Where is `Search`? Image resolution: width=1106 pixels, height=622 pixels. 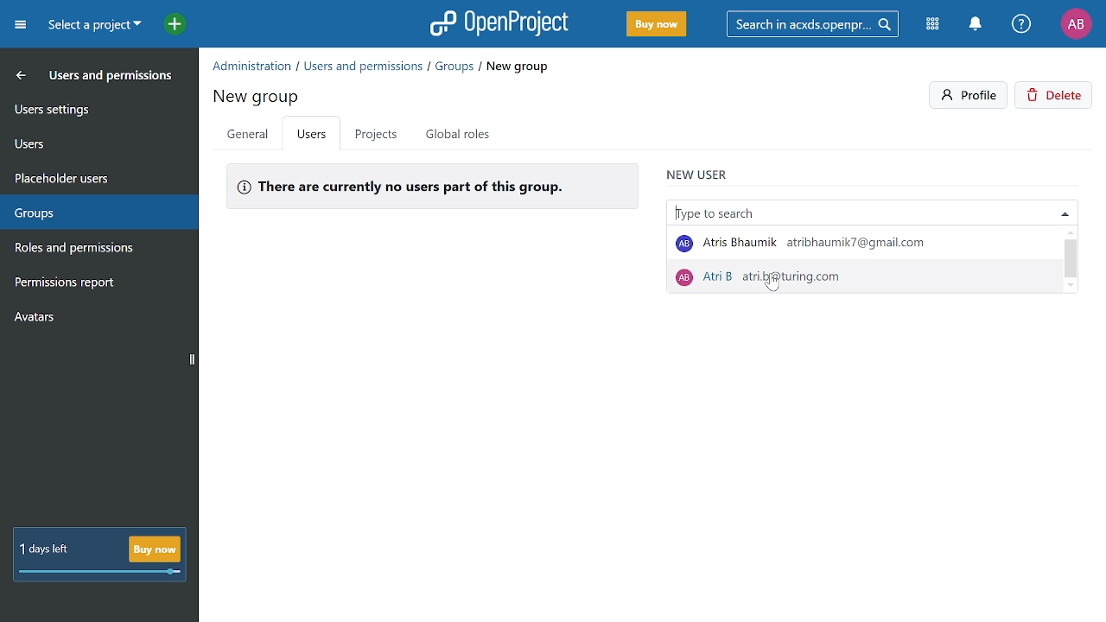 Search is located at coordinates (818, 23).